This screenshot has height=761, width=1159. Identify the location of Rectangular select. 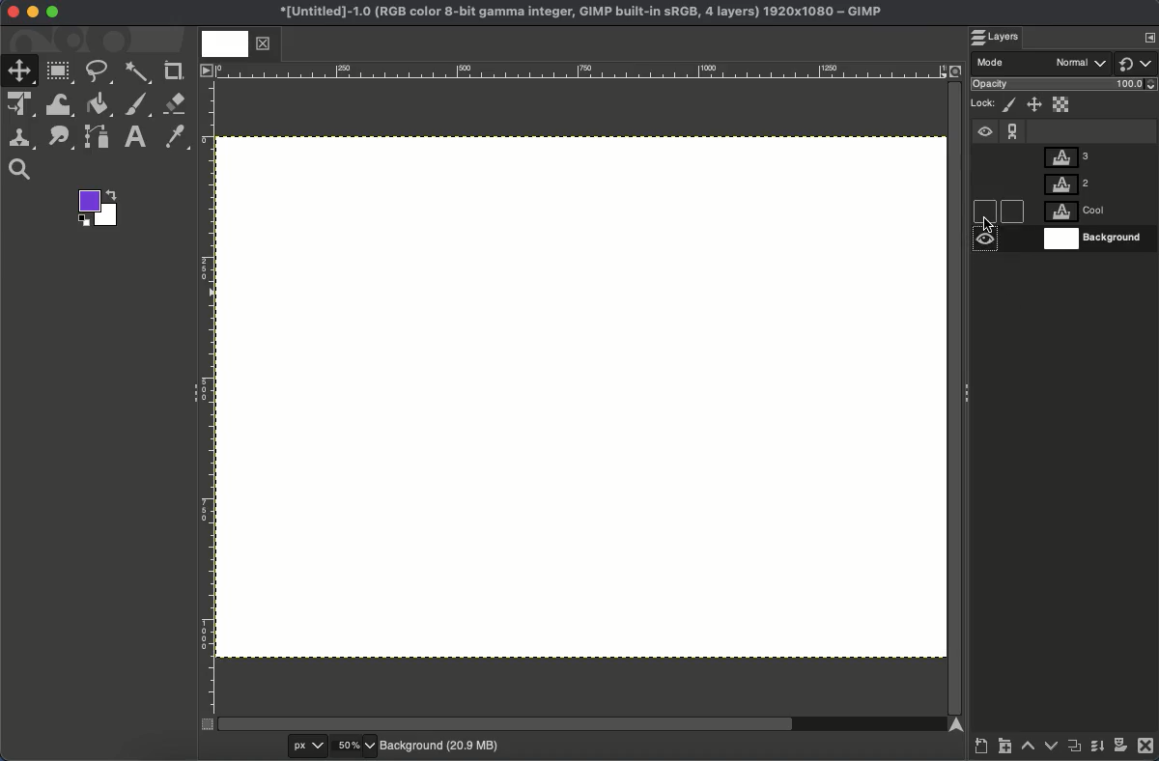
(61, 71).